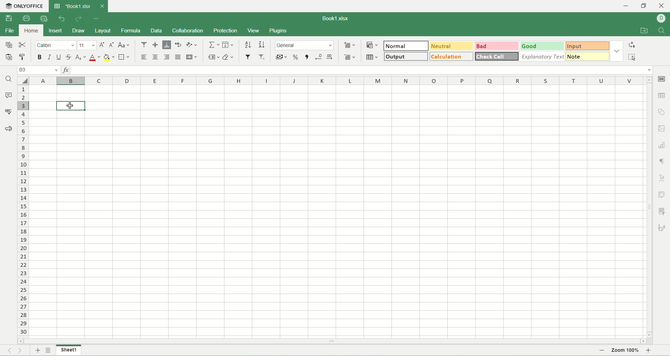 The image size is (670, 356). Describe the element at coordinates (143, 45) in the screenshot. I see `align top` at that location.